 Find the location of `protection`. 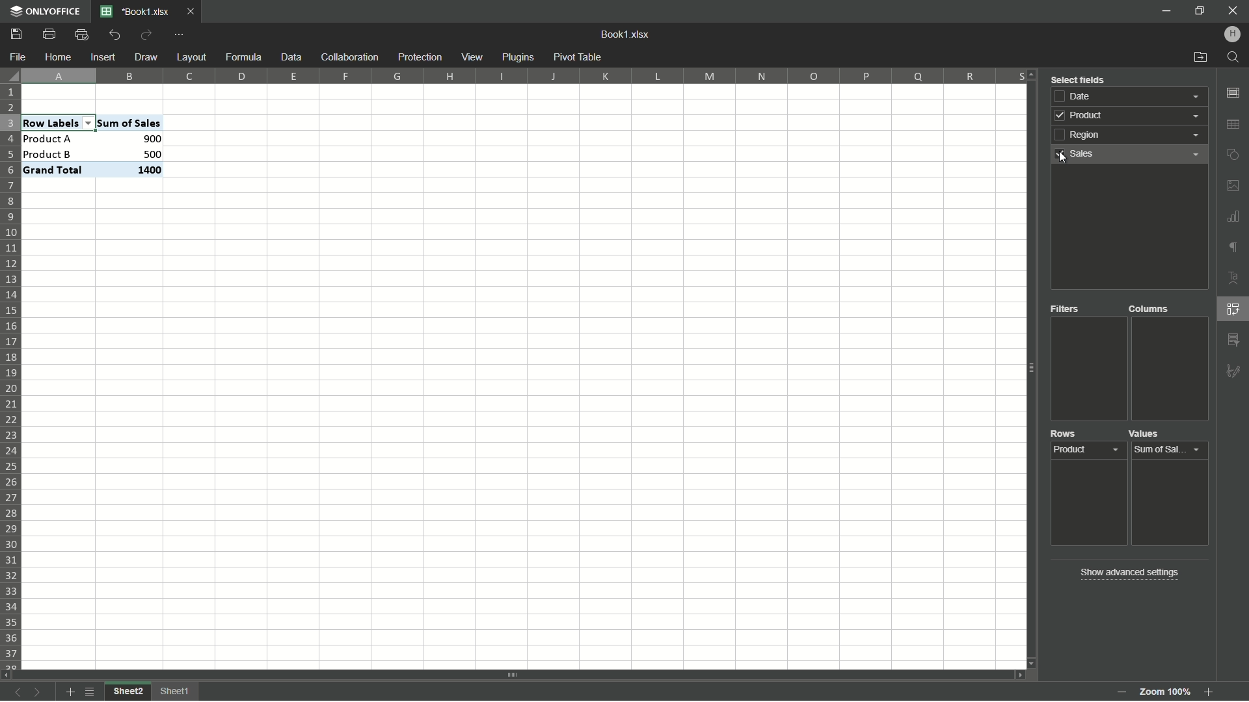

protection is located at coordinates (418, 58).